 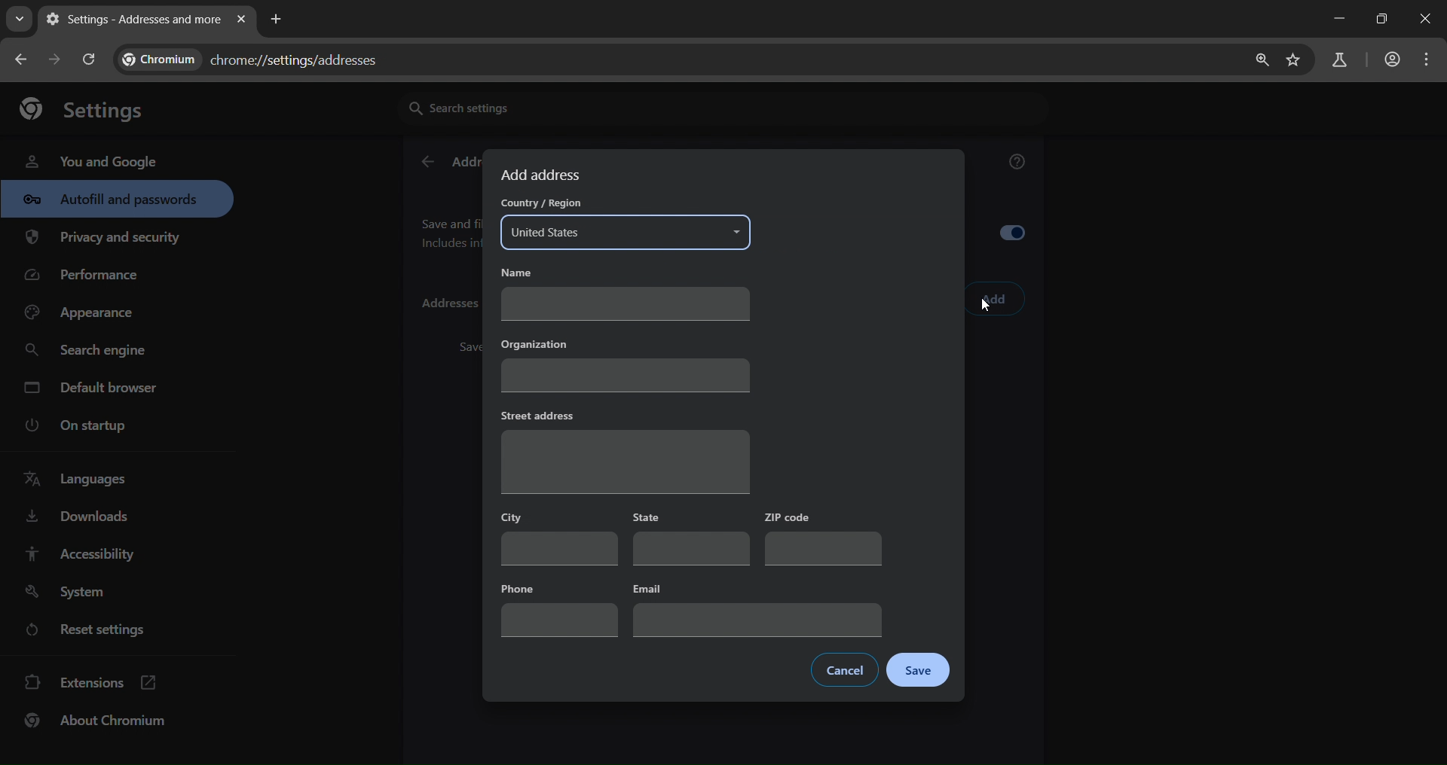 I want to click on reset settings, so click(x=99, y=632).